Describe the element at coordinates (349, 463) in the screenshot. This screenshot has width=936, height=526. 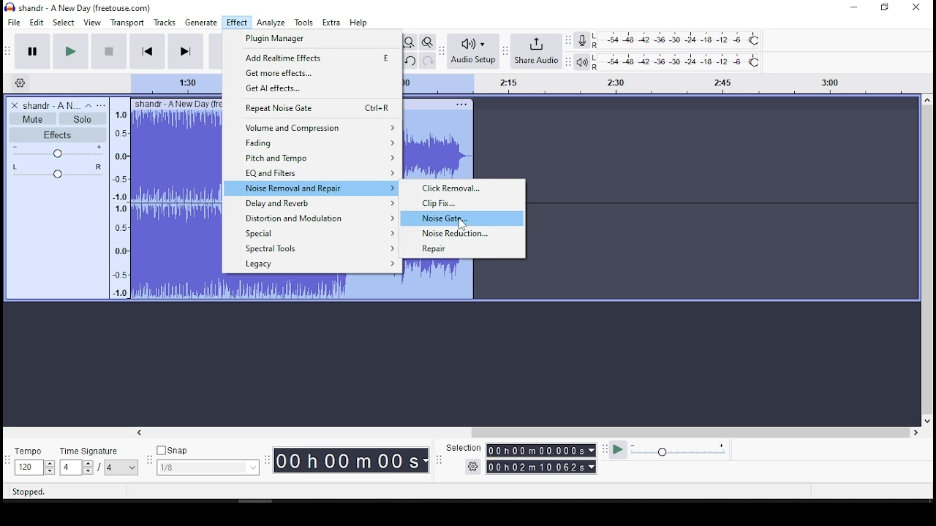
I see `Timer` at that location.